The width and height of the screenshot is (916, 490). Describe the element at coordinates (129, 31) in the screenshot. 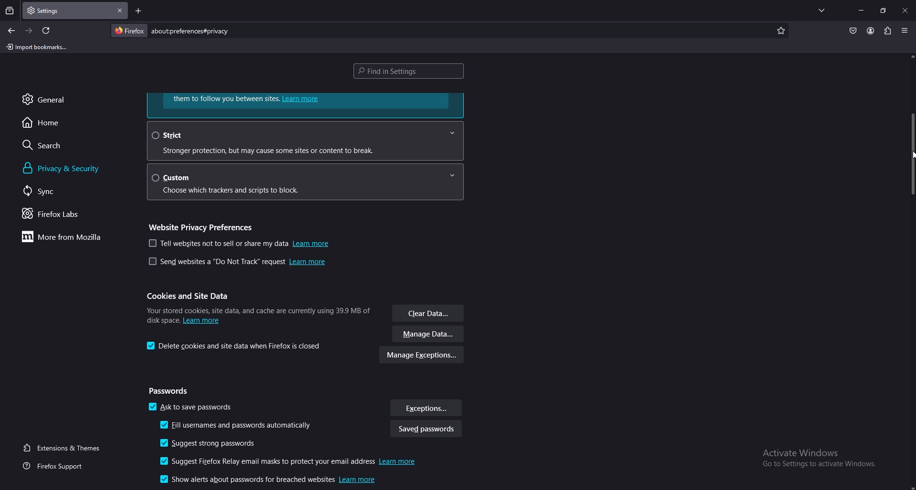

I see `firefox` at that location.